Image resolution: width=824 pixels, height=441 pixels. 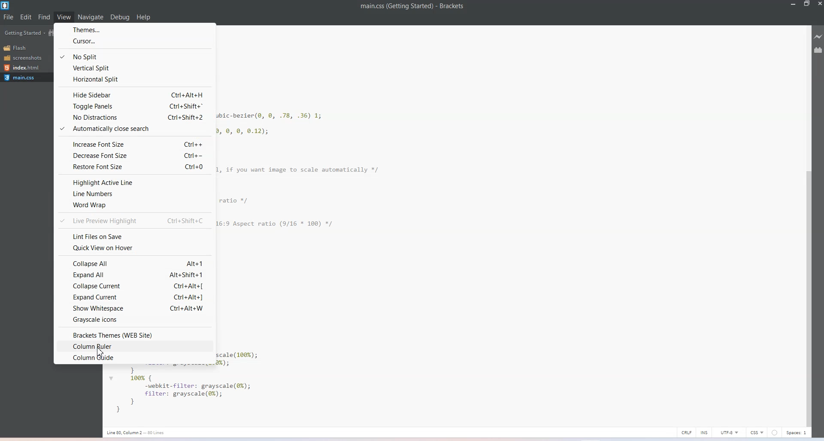 What do you see at coordinates (134, 130) in the screenshot?
I see `Automatically Close Search` at bounding box center [134, 130].